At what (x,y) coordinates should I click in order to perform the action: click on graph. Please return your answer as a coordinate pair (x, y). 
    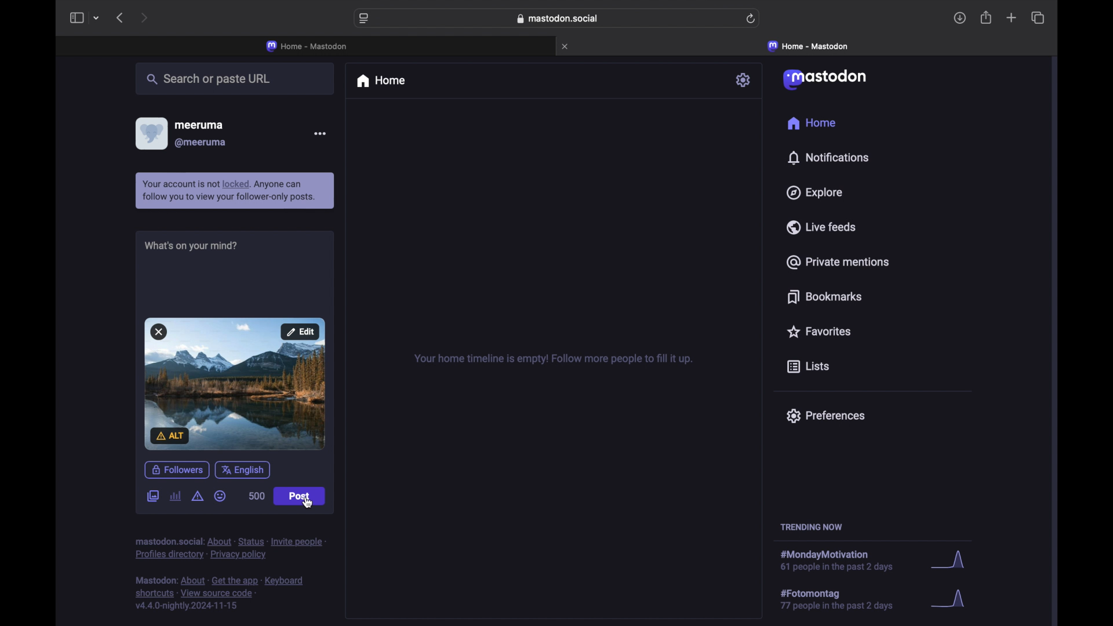
    Looking at the image, I should click on (948, 556).